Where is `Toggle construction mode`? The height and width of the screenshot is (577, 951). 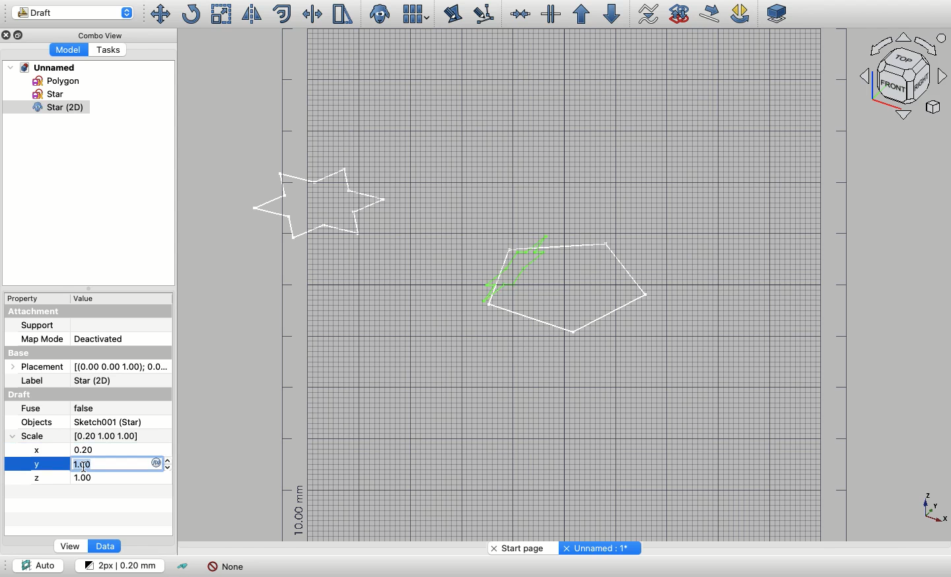 Toggle construction mode is located at coordinates (184, 567).